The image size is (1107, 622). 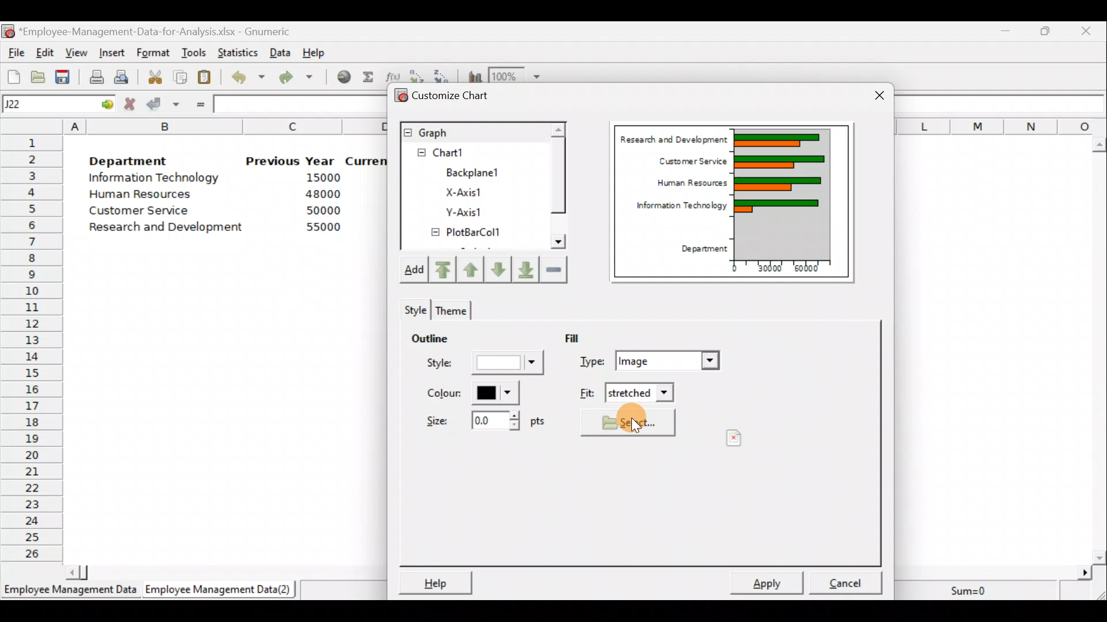 I want to click on Close, so click(x=872, y=92).